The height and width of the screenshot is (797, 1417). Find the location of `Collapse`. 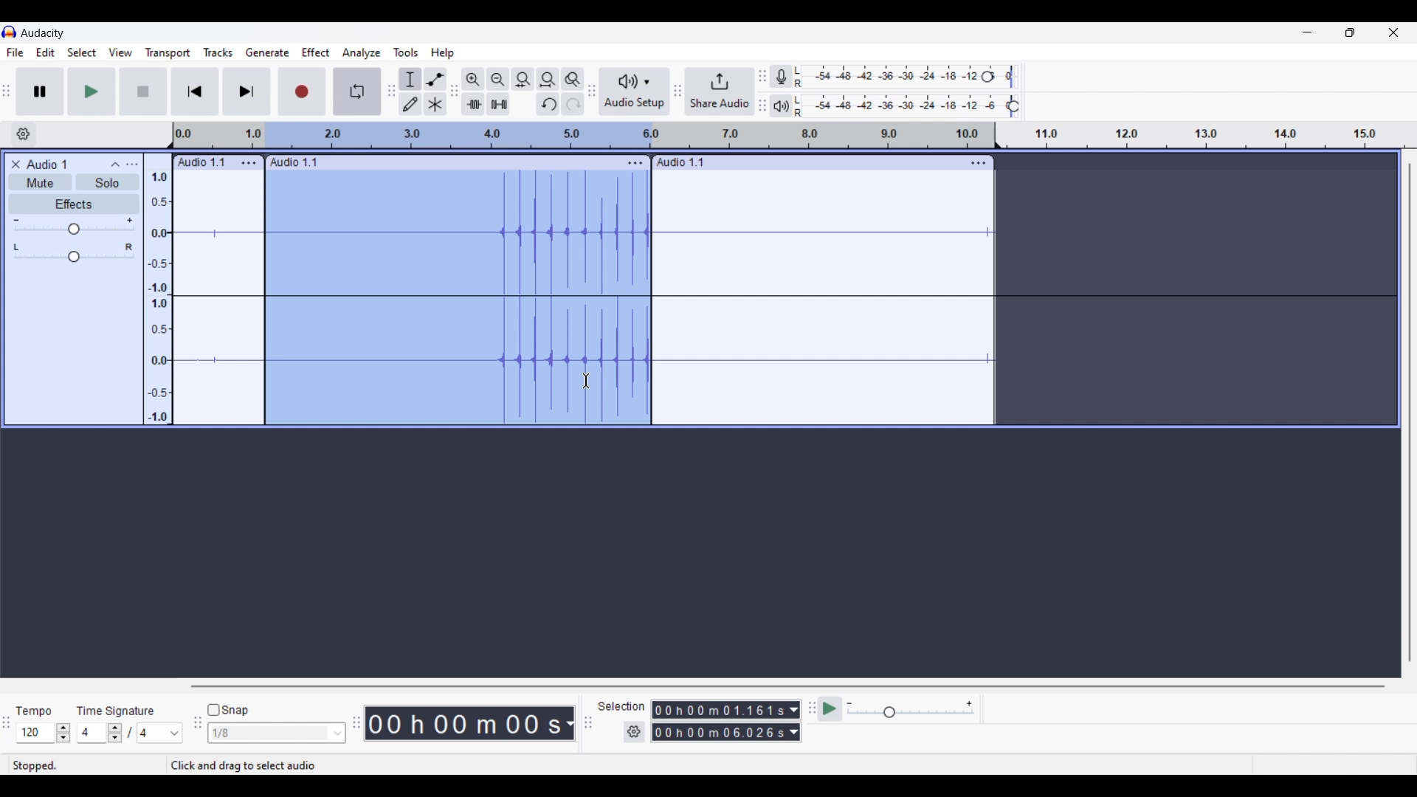

Collapse is located at coordinates (114, 165).